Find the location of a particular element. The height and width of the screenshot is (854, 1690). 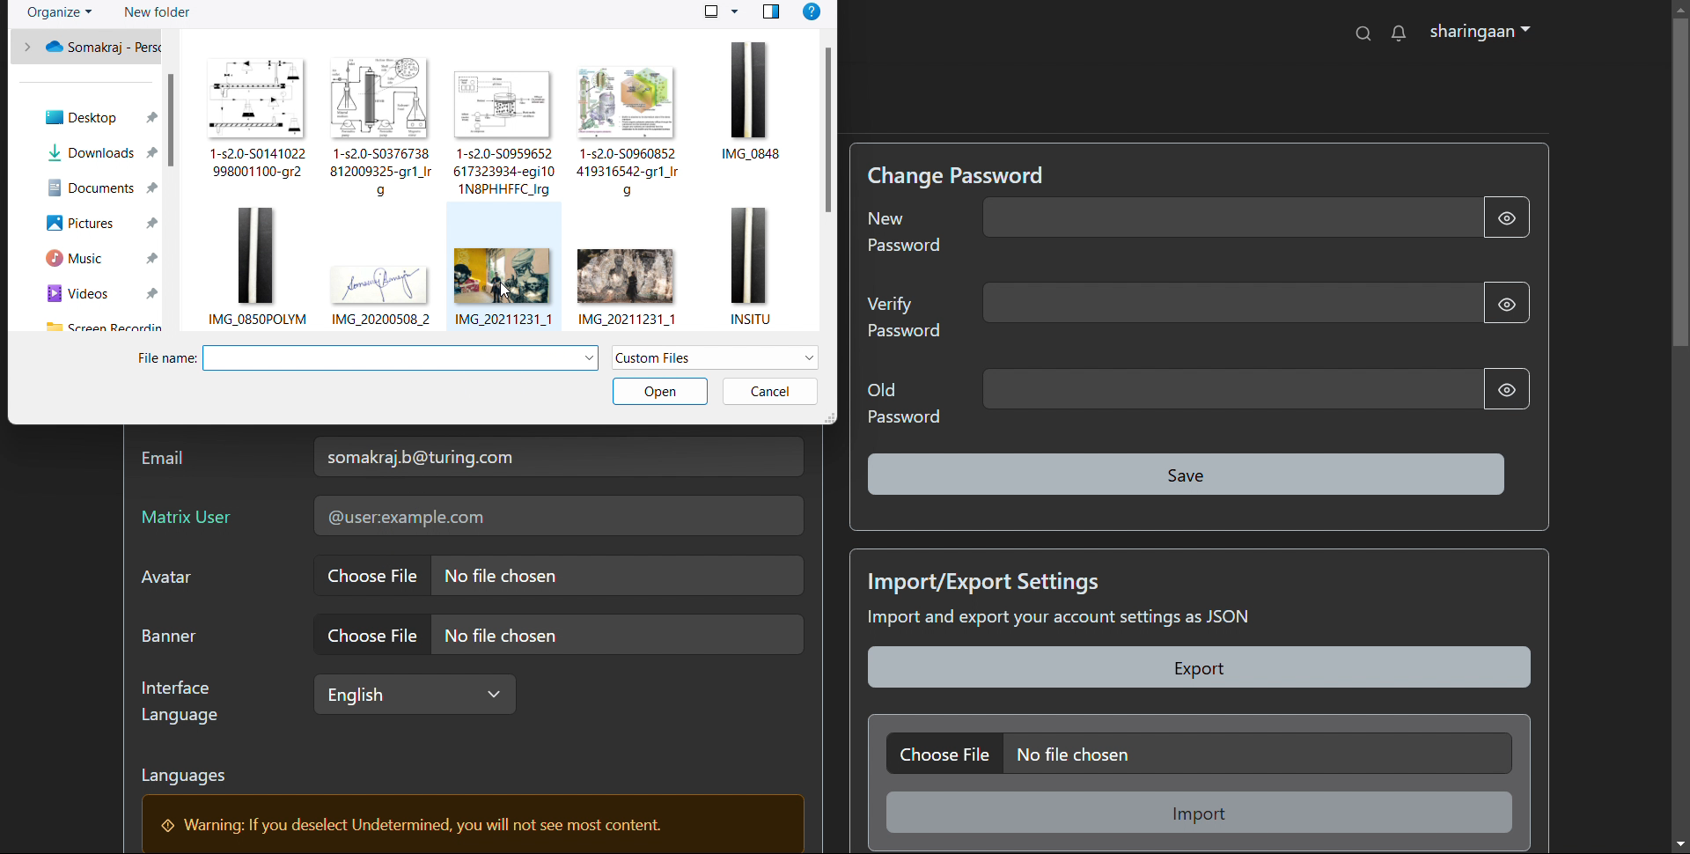

> Warning: If you deselect Undetermined, you will not see most content. is located at coordinates (422, 826).